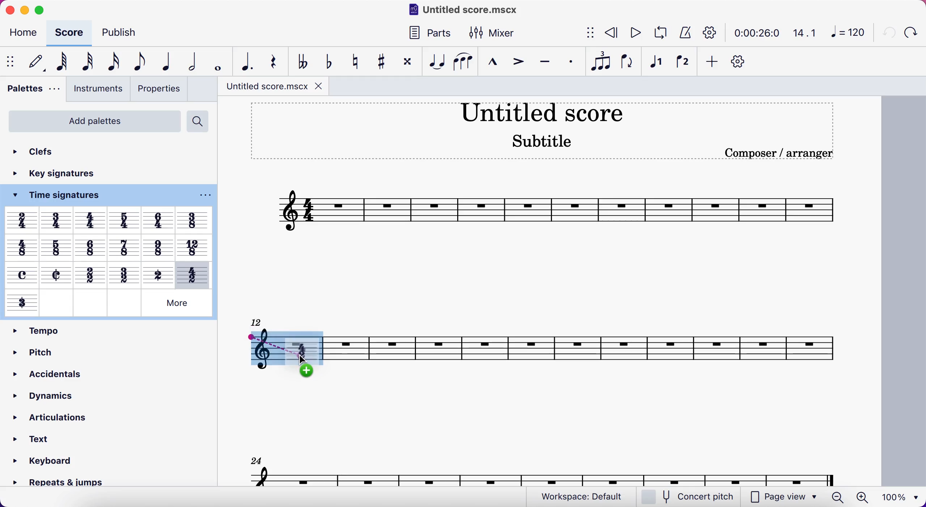  Describe the element at coordinates (58, 220) in the screenshot. I see `` at that location.